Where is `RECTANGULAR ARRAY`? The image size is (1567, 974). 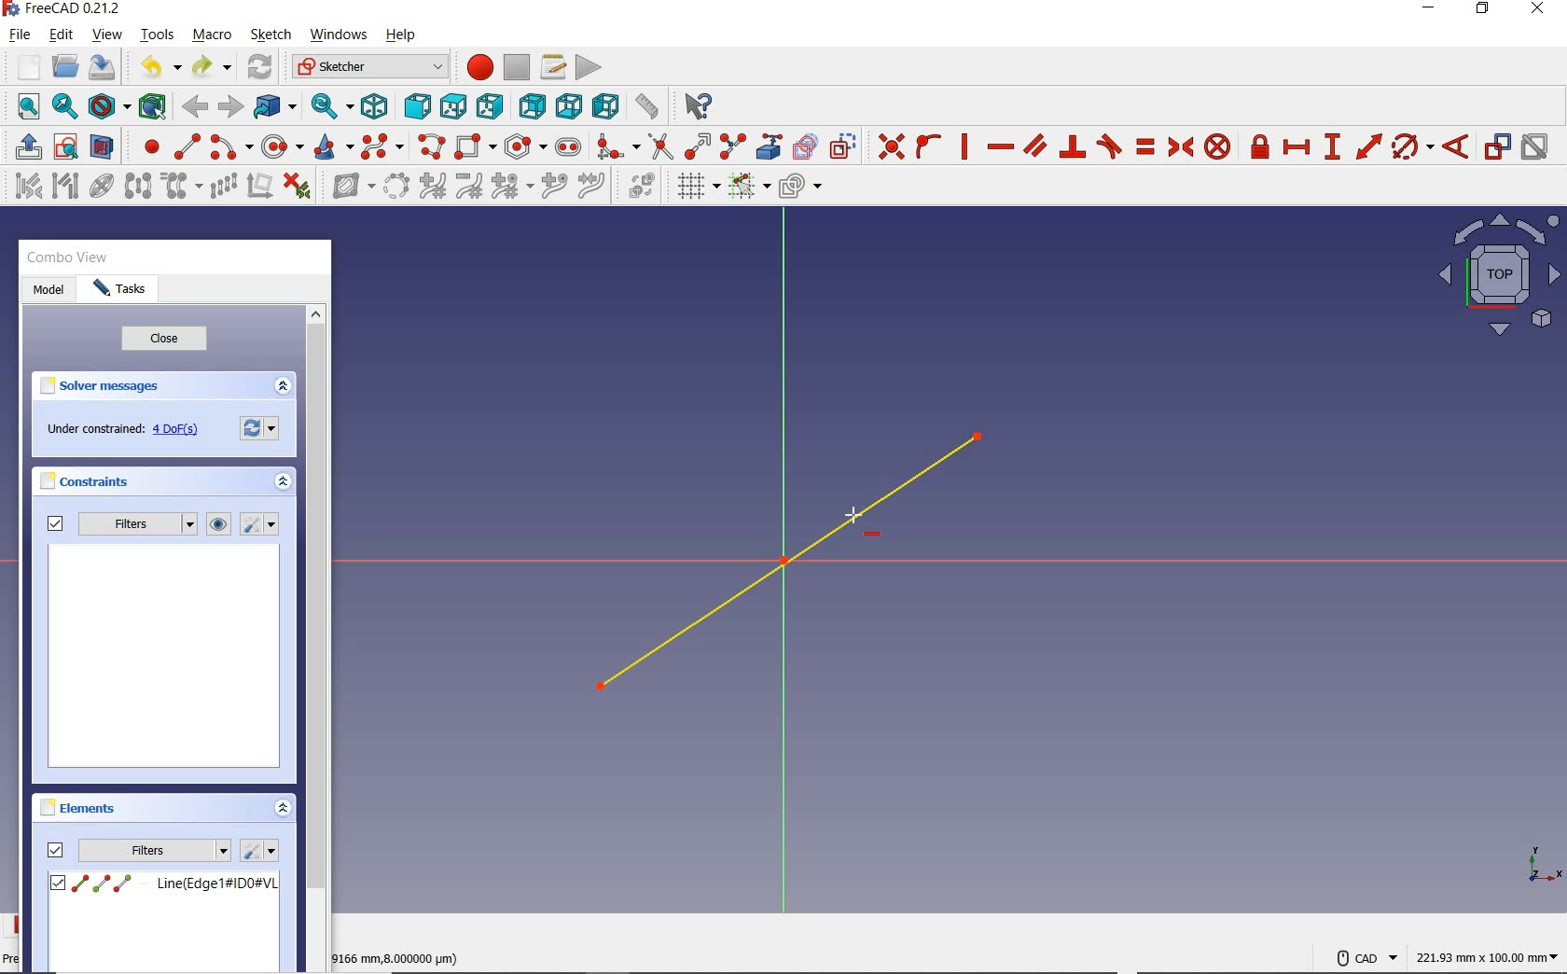 RECTANGULAR ARRAY is located at coordinates (223, 185).